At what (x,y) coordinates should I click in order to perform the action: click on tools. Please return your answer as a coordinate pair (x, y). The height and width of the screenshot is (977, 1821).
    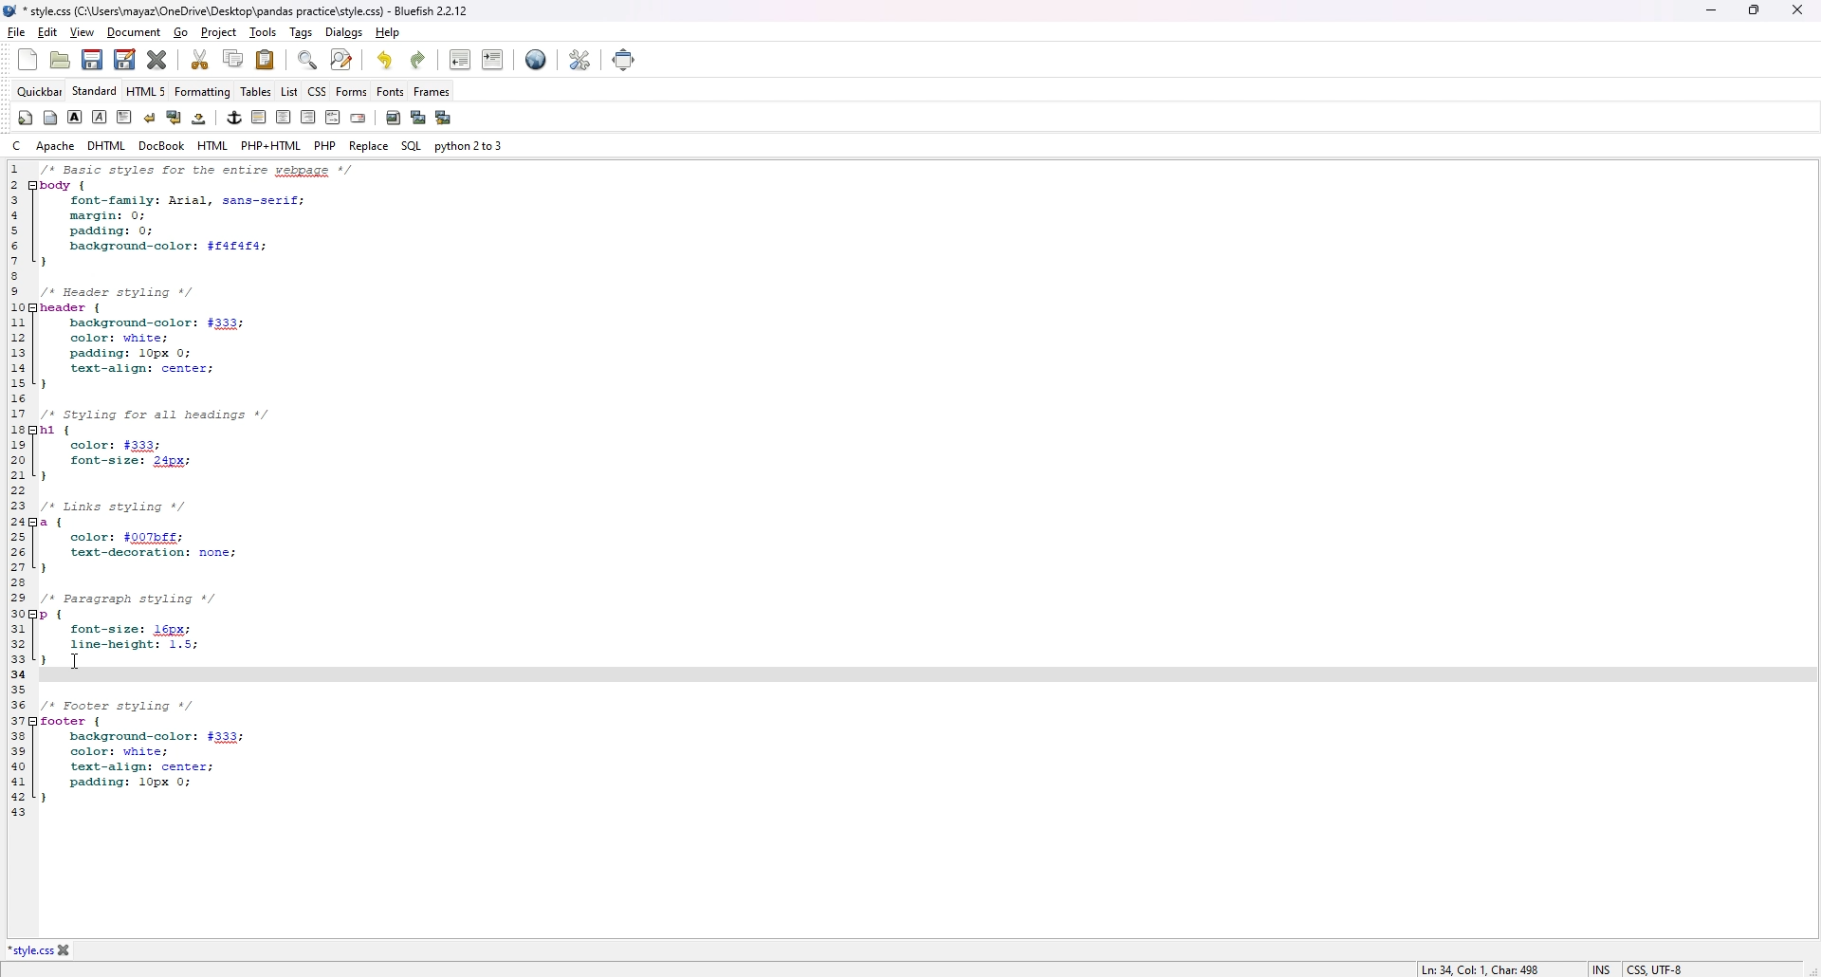
    Looking at the image, I should click on (263, 32).